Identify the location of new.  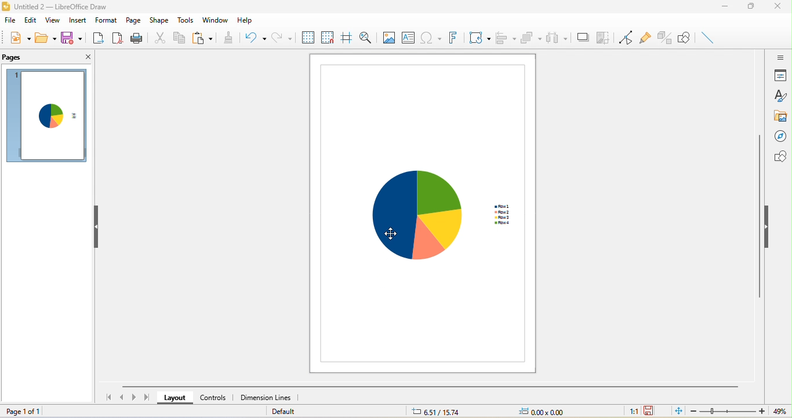
(20, 38).